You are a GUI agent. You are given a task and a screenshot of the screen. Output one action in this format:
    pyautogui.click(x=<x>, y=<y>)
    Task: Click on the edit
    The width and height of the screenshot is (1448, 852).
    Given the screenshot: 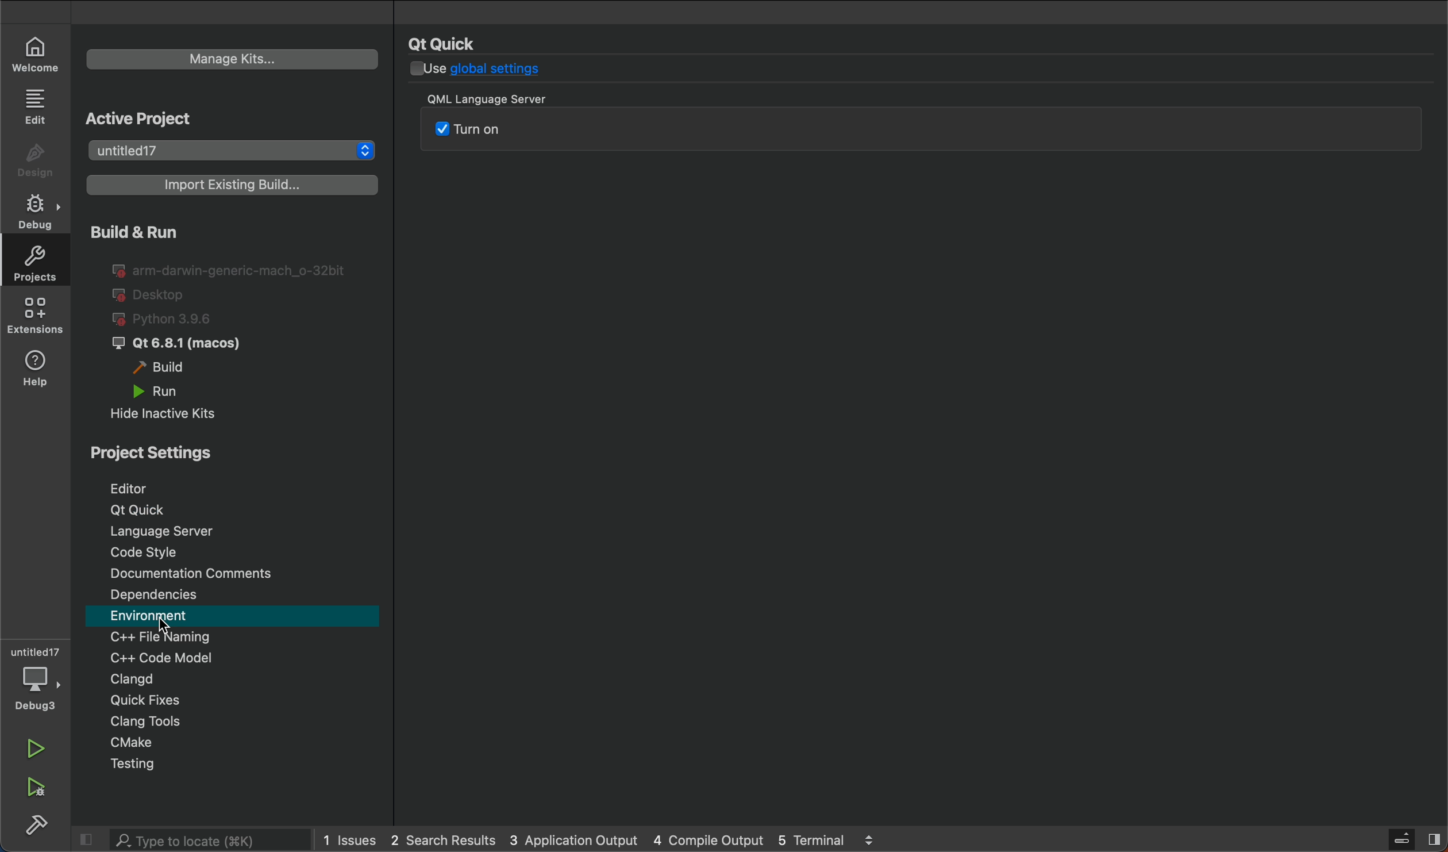 What is the action you would take?
    pyautogui.click(x=39, y=105)
    